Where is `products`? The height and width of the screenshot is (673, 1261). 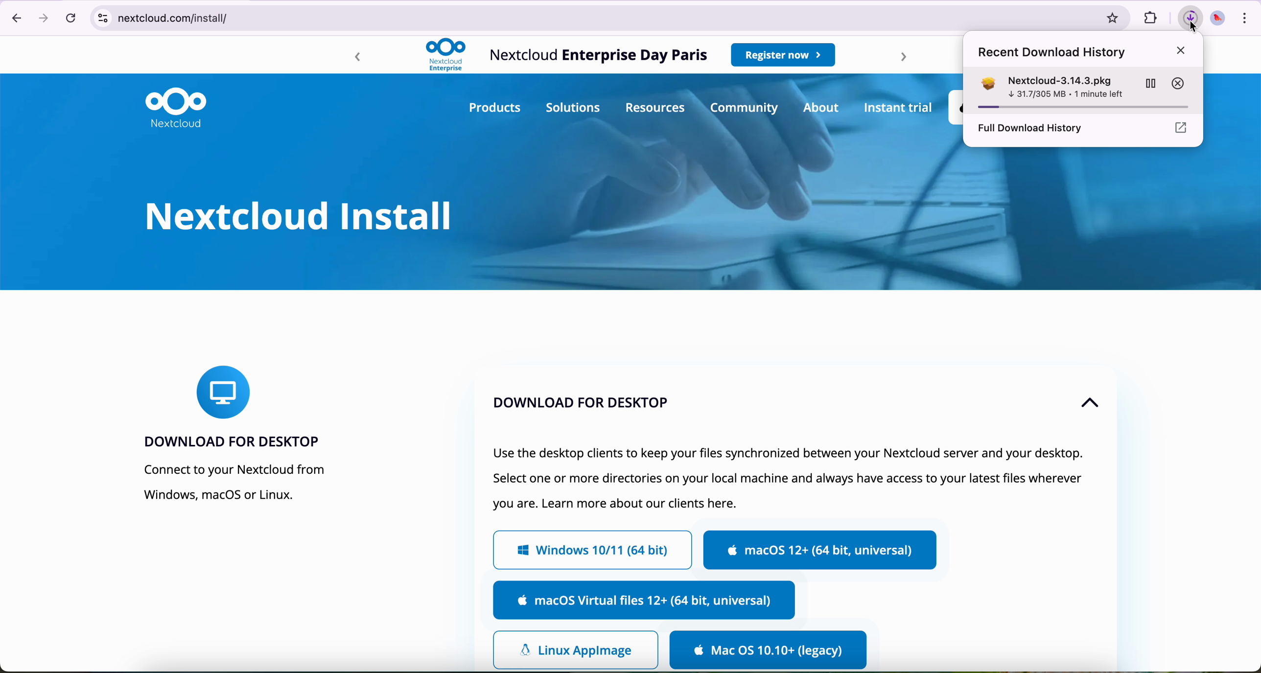 products is located at coordinates (493, 109).